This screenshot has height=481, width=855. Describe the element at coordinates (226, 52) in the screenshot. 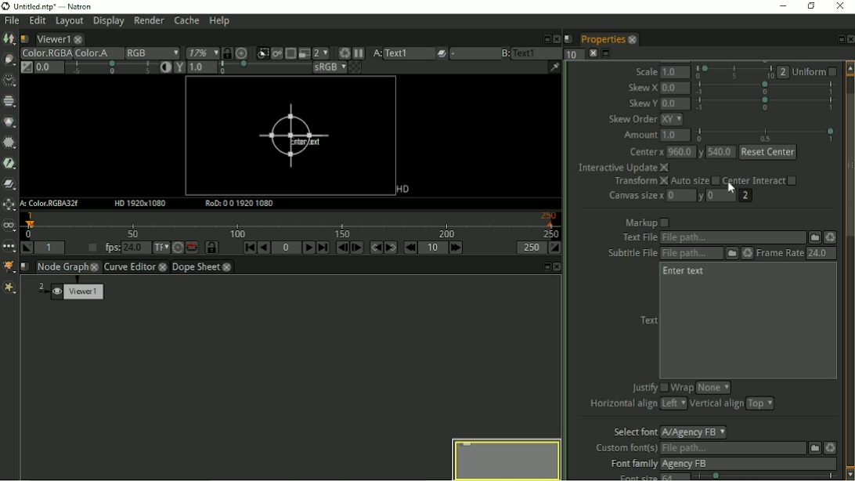

I see `Synchronize viewers` at that location.